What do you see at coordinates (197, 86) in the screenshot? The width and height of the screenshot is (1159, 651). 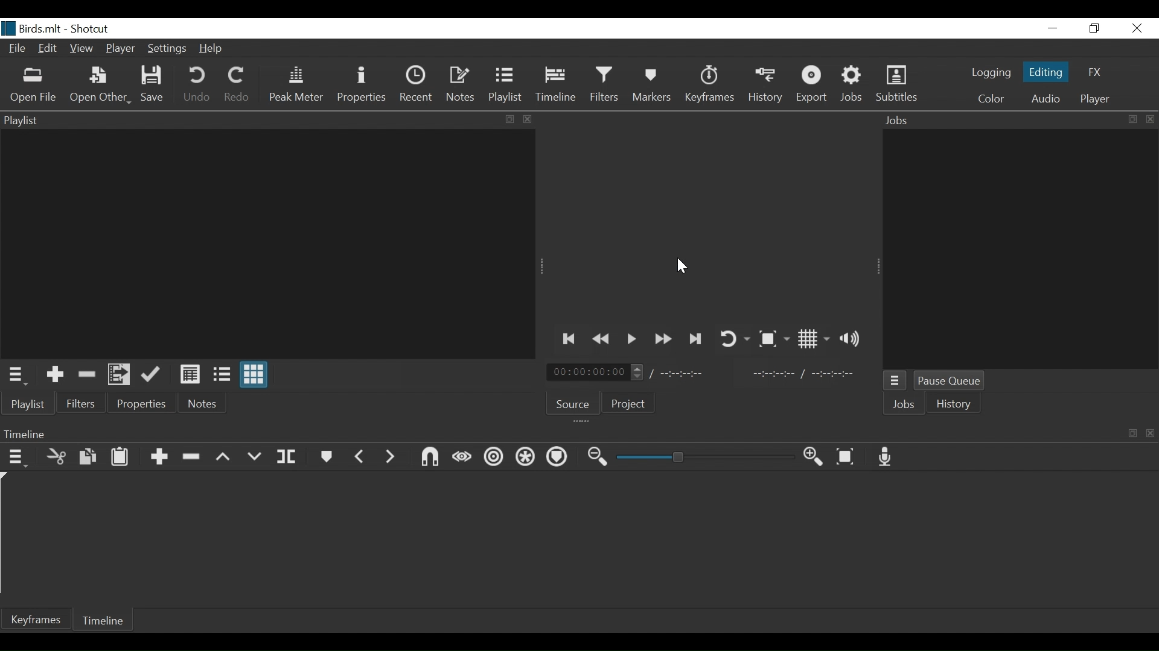 I see `Undo` at bounding box center [197, 86].